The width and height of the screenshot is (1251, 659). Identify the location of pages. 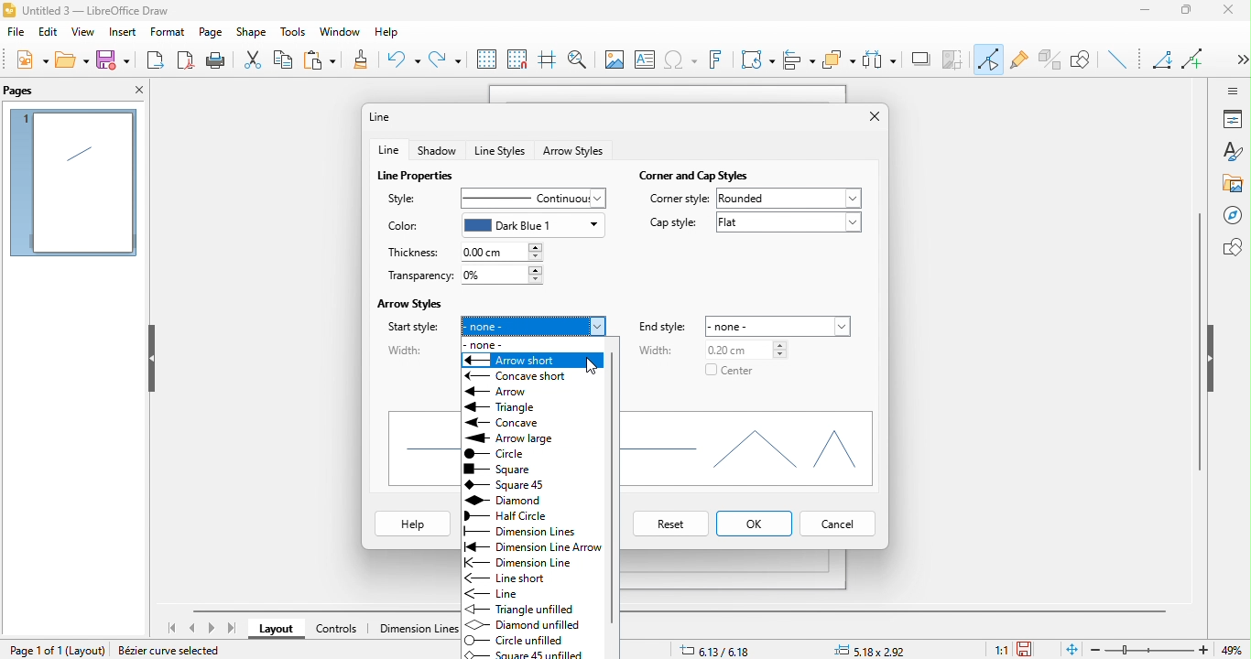
(33, 90).